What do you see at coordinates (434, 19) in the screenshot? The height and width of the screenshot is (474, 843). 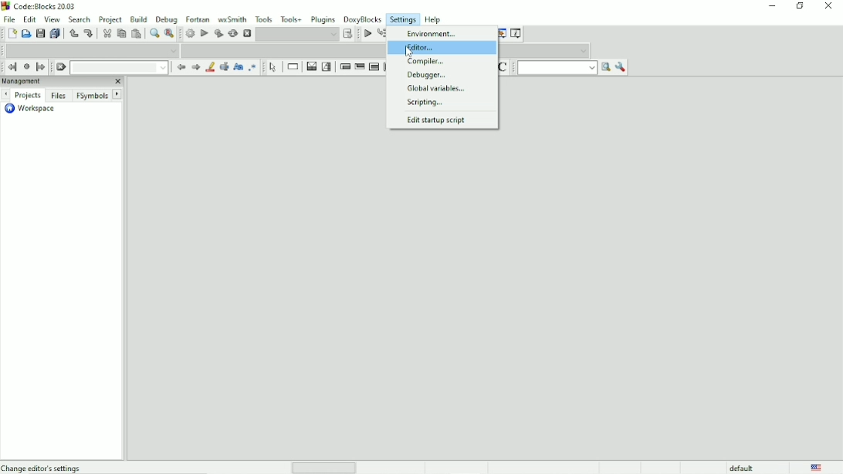 I see `Help` at bounding box center [434, 19].